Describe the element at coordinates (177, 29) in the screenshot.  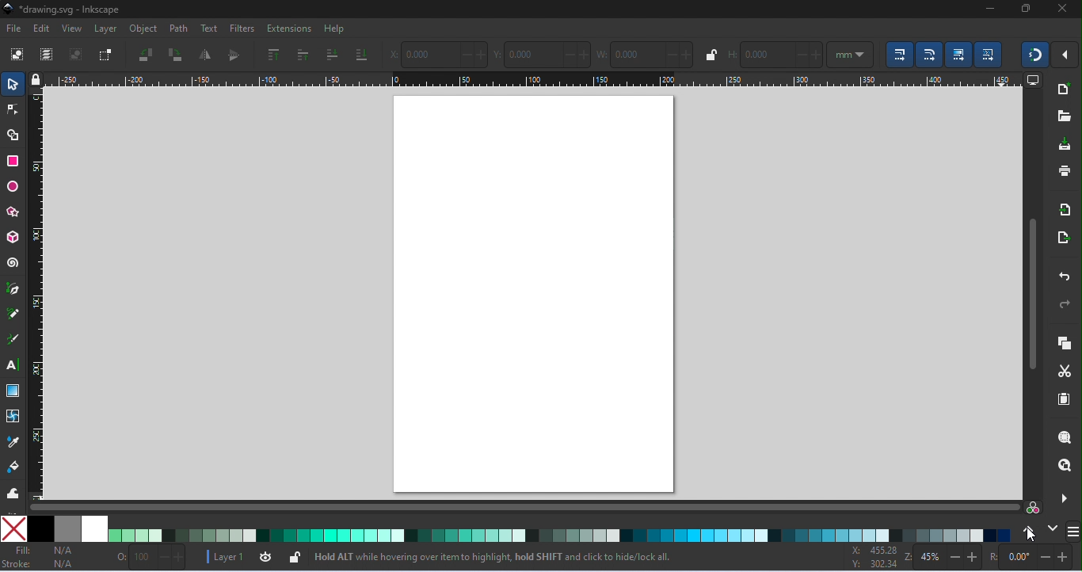
I see `path` at that location.